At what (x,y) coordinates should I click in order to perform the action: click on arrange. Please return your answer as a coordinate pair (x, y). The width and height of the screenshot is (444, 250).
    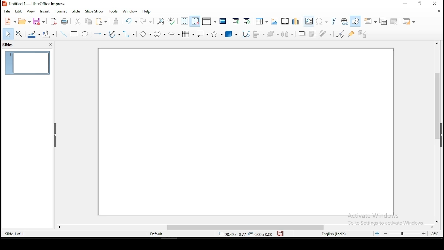
    Looking at the image, I should click on (273, 34).